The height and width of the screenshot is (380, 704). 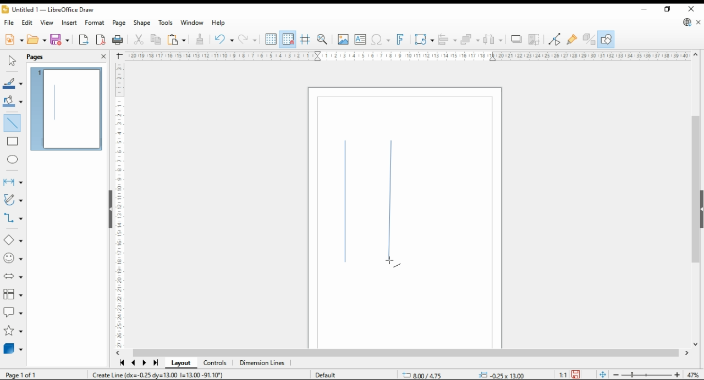 I want to click on redo, so click(x=223, y=40).